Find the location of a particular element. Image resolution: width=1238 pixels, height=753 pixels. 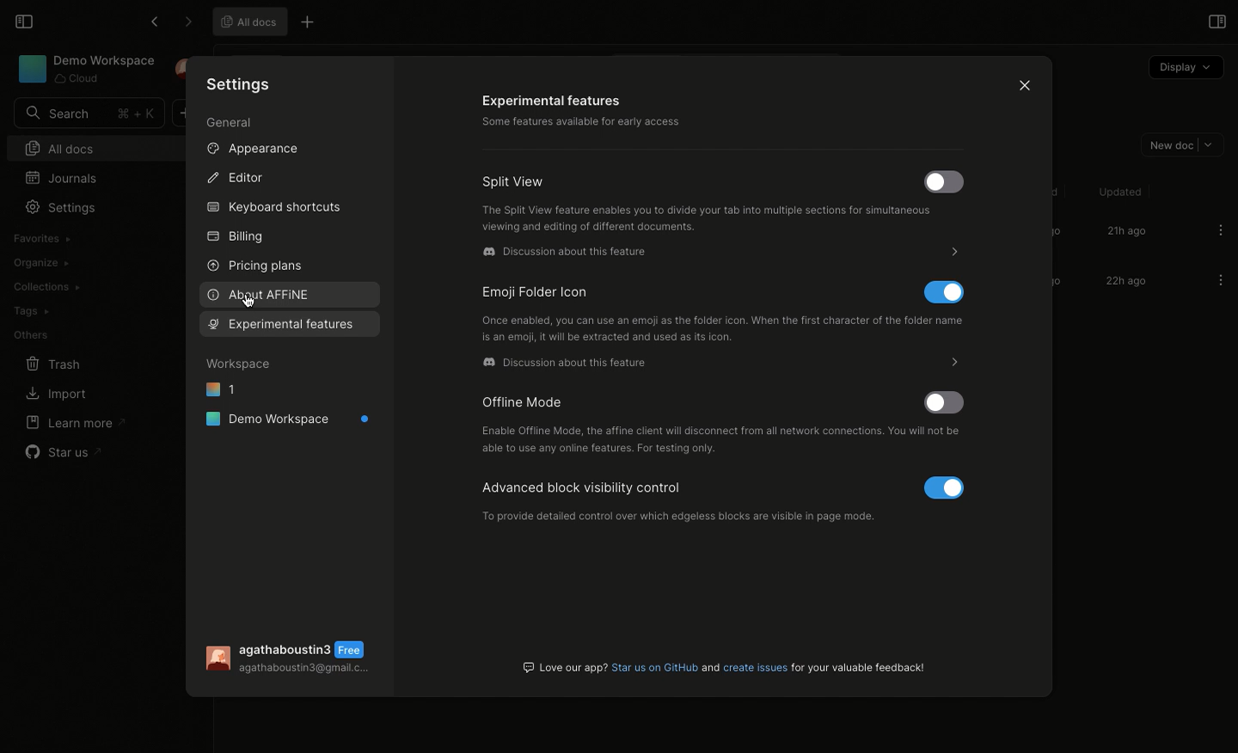

Import workspace is located at coordinates (81, 237).